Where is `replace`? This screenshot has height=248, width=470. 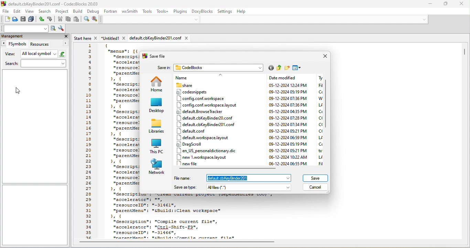 replace is located at coordinates (95, 19).